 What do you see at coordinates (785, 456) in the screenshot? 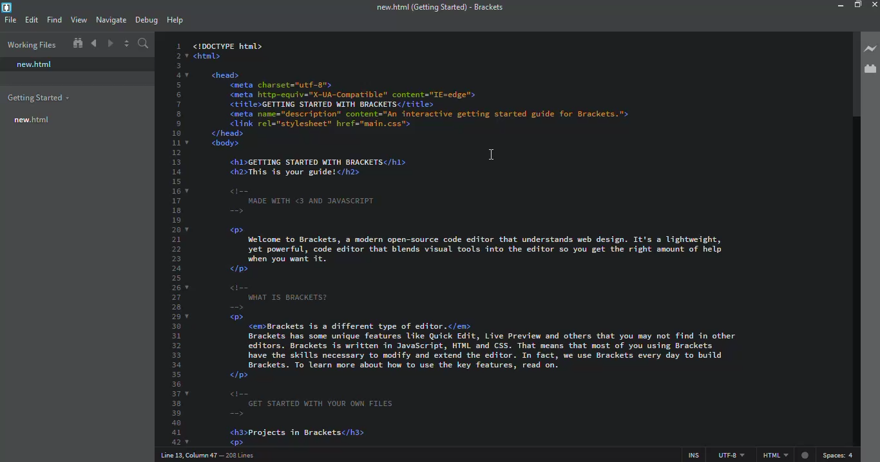
I see `html` at bounding box center [785, 456].